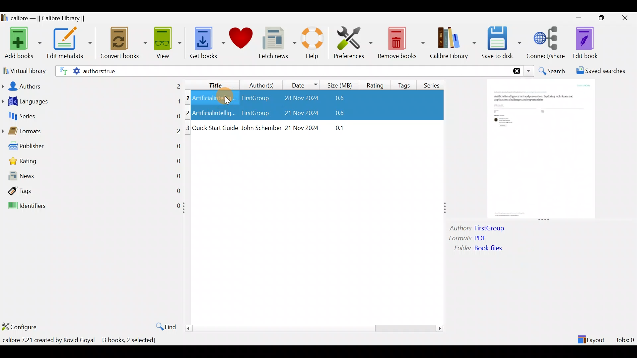 The height and width of the screenshot is (358, 637). Describe the element at coordinates (94, 163) in the screenshot. I see `Rating` at that location.